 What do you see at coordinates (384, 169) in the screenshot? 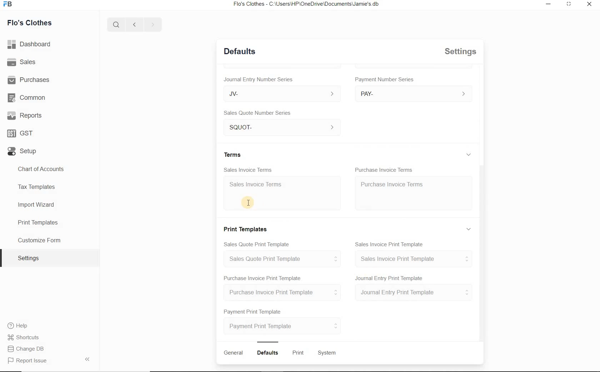
I see `Purchase Invoice Terms` at bounding box center [384, 169].